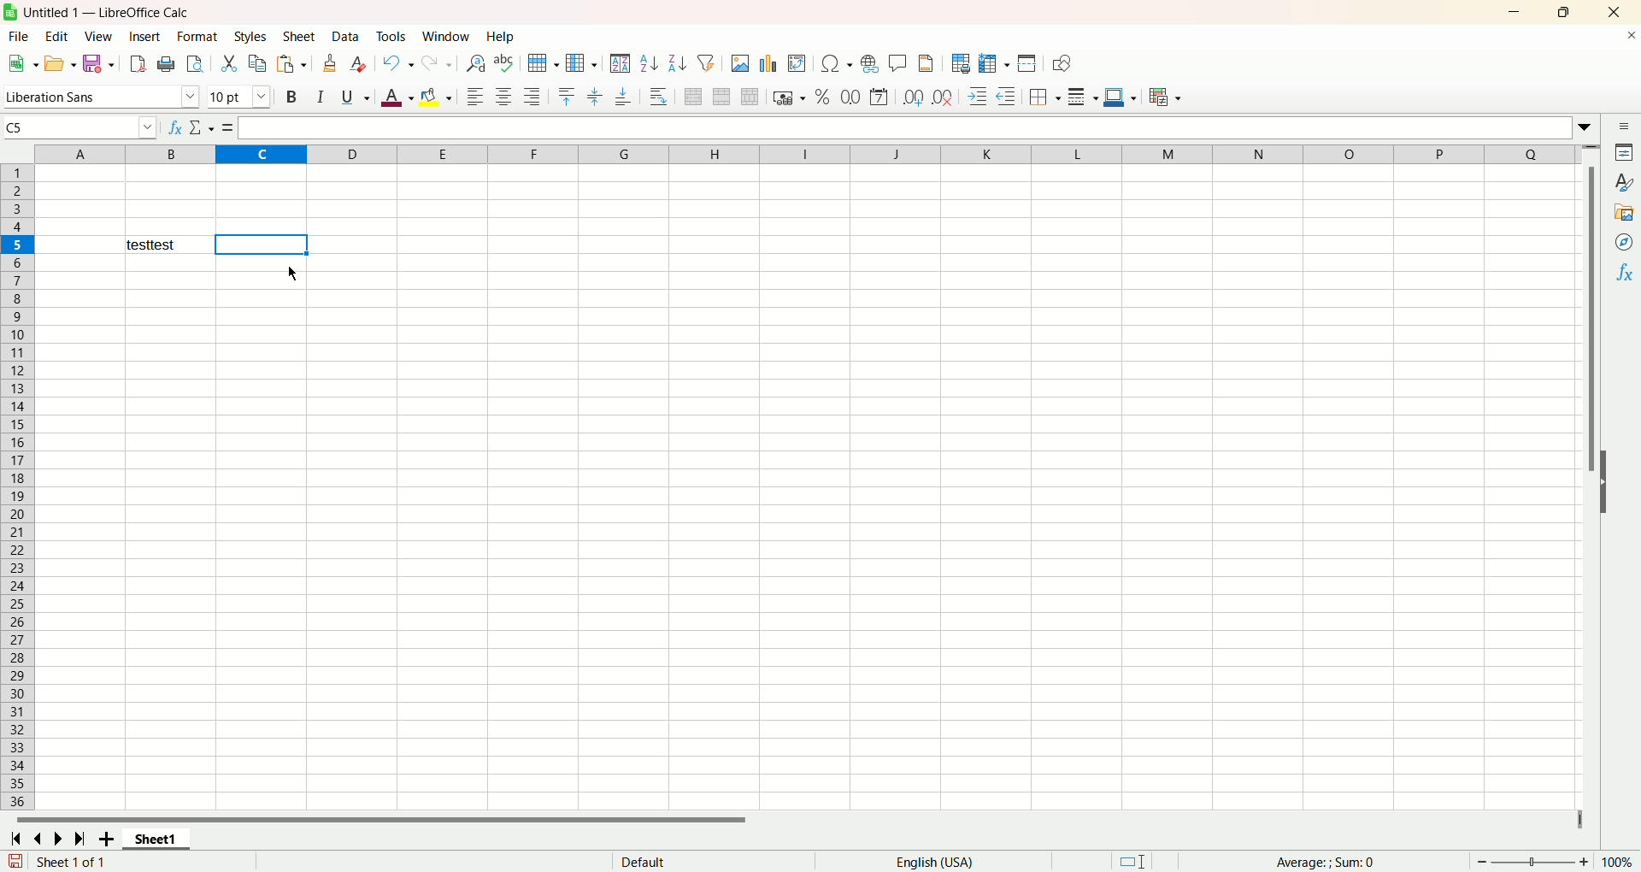  Describe the element at coordinates (436, 96) in the screenshot. I see `background color` at that location.